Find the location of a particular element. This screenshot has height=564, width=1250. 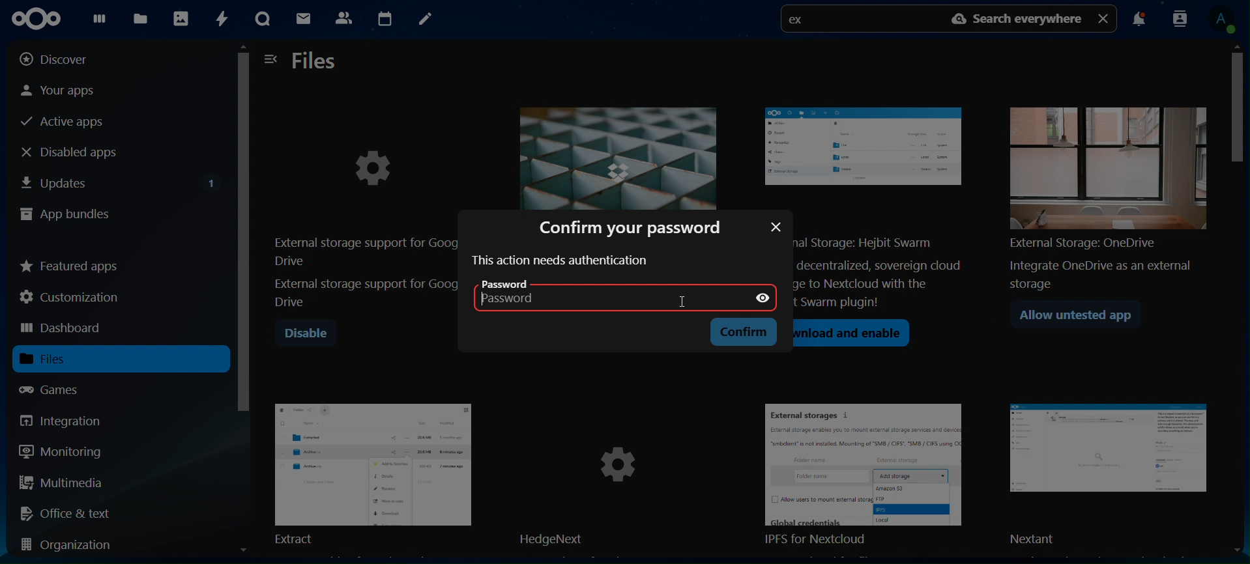

files is located at coordinates (60, 359).